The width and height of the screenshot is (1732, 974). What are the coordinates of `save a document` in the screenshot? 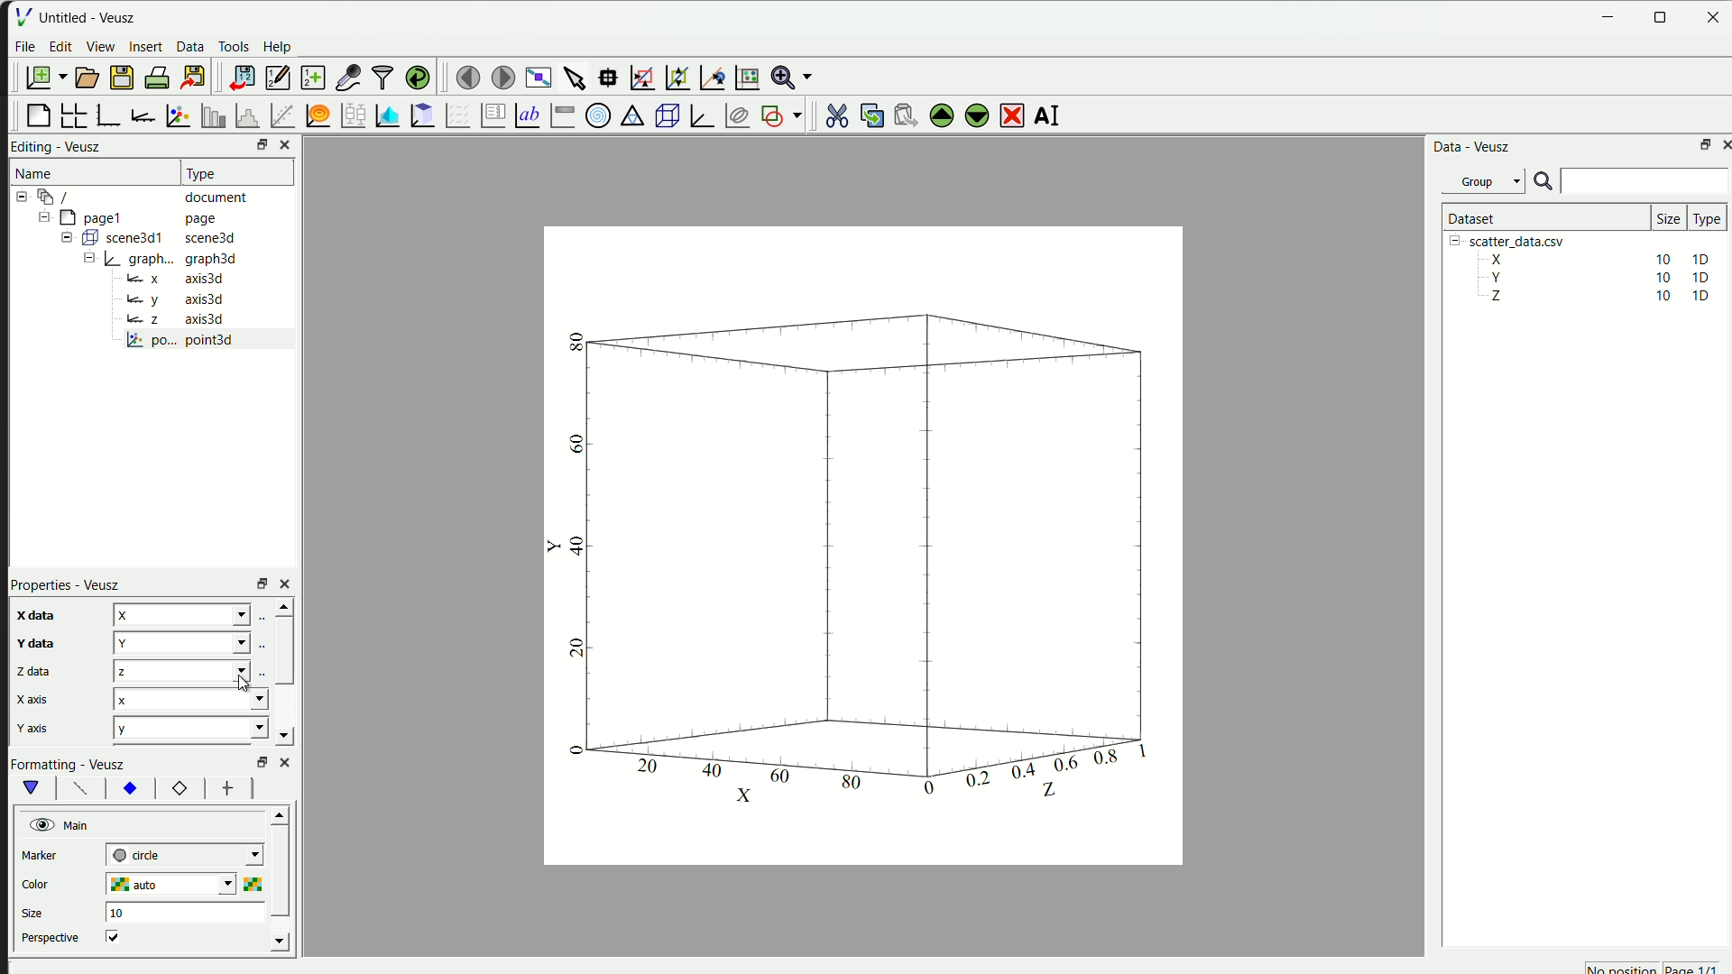 It's located at (119, 78).